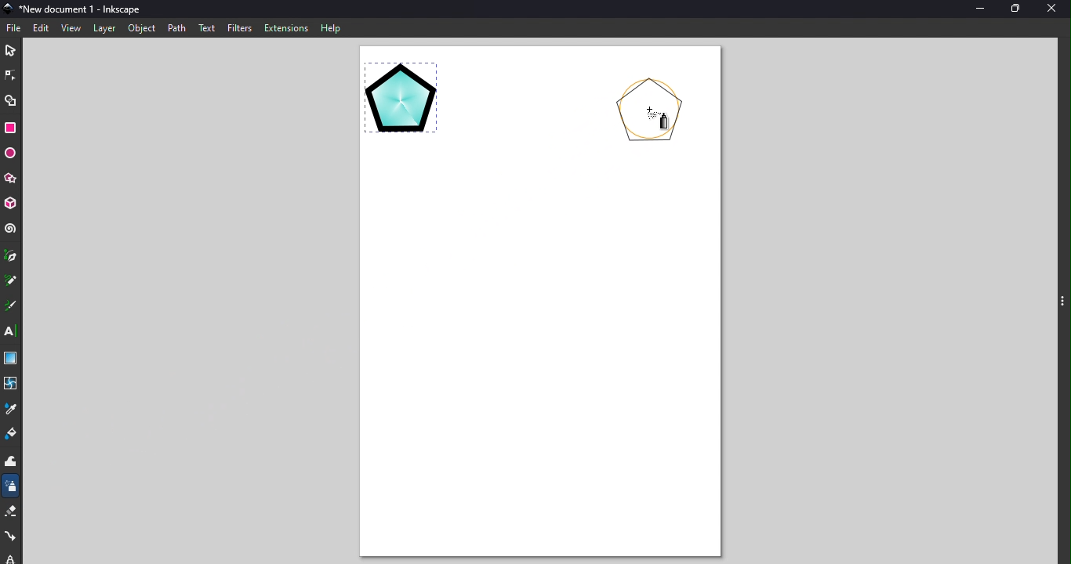 The width and height of the screenshot is (1071, 564). Describe the element at coordinates (208, 27) in the screenshot. I see `Text` at that location.